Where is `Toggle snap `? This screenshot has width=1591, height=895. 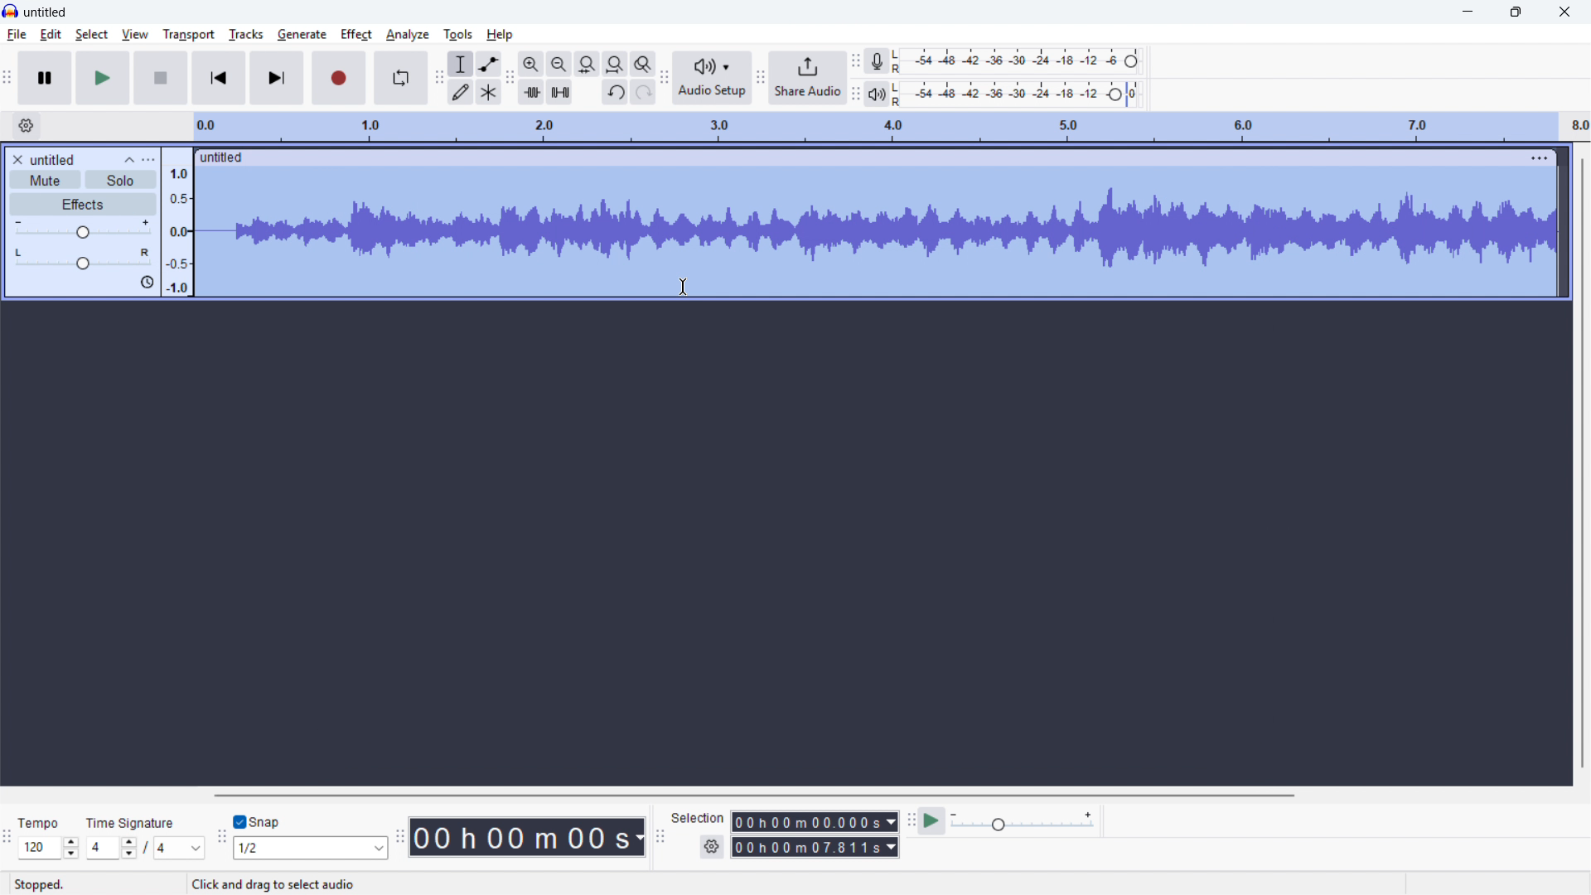
Toggle snap  is located at coordinates (258, 822).